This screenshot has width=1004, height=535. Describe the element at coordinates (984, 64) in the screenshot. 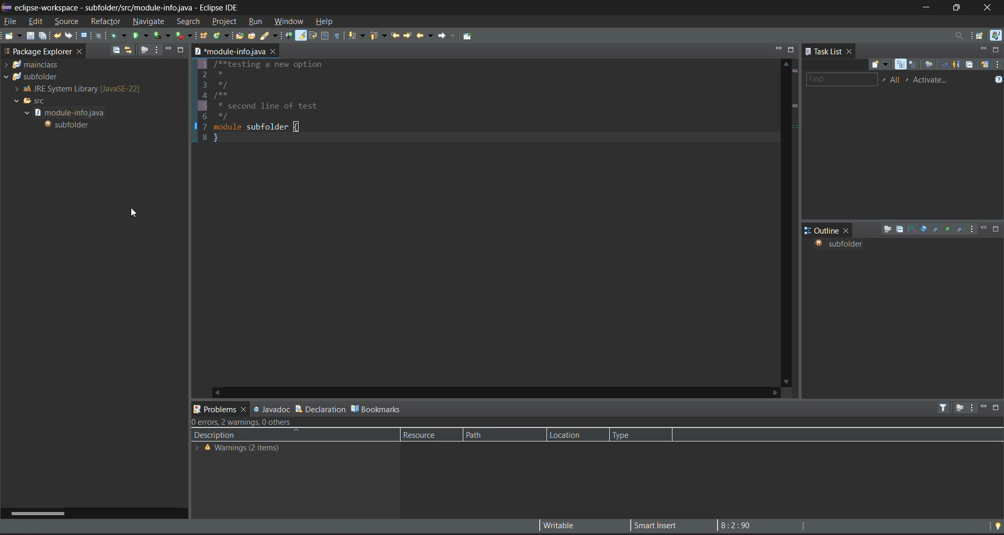

I see `synchronize changed` at that location.